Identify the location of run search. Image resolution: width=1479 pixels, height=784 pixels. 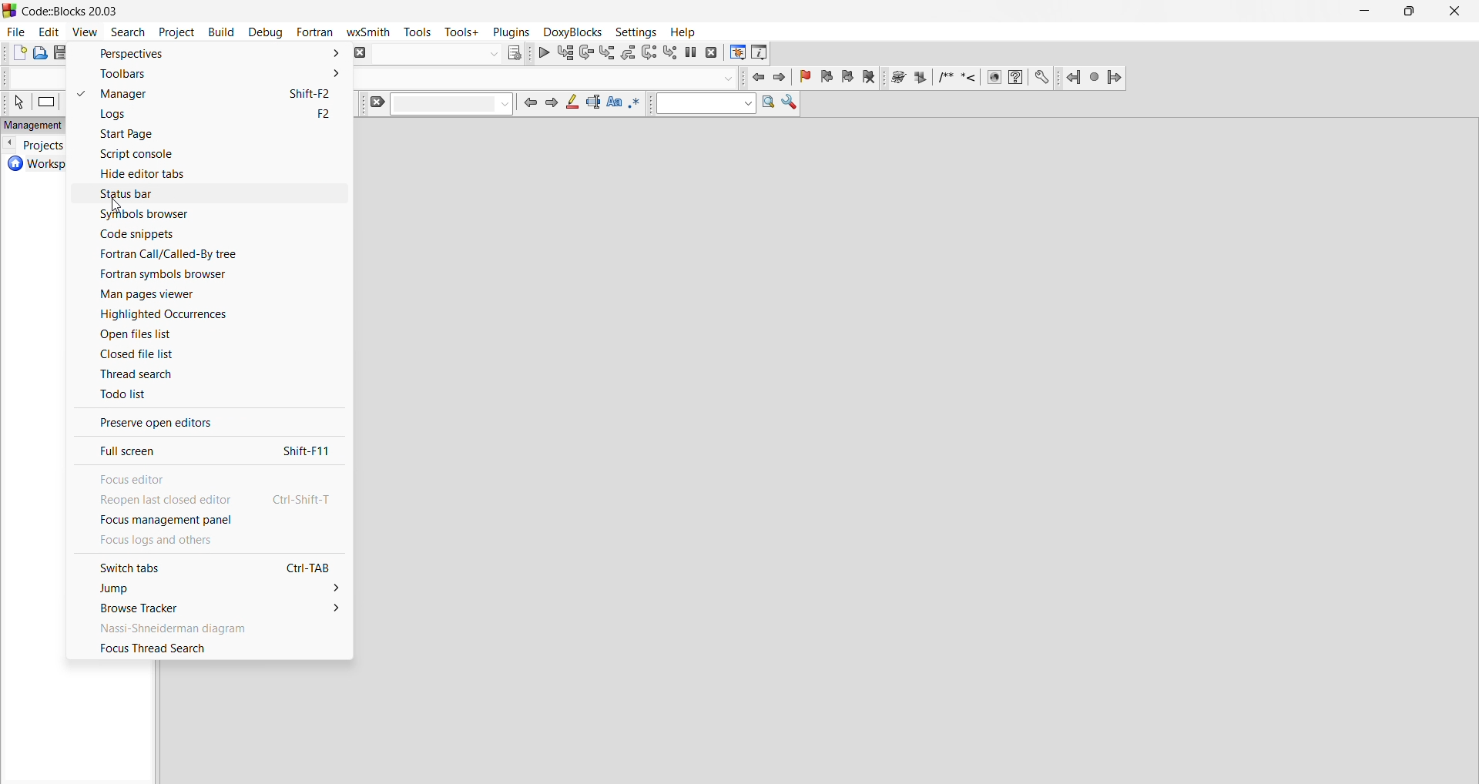
(770, 104).